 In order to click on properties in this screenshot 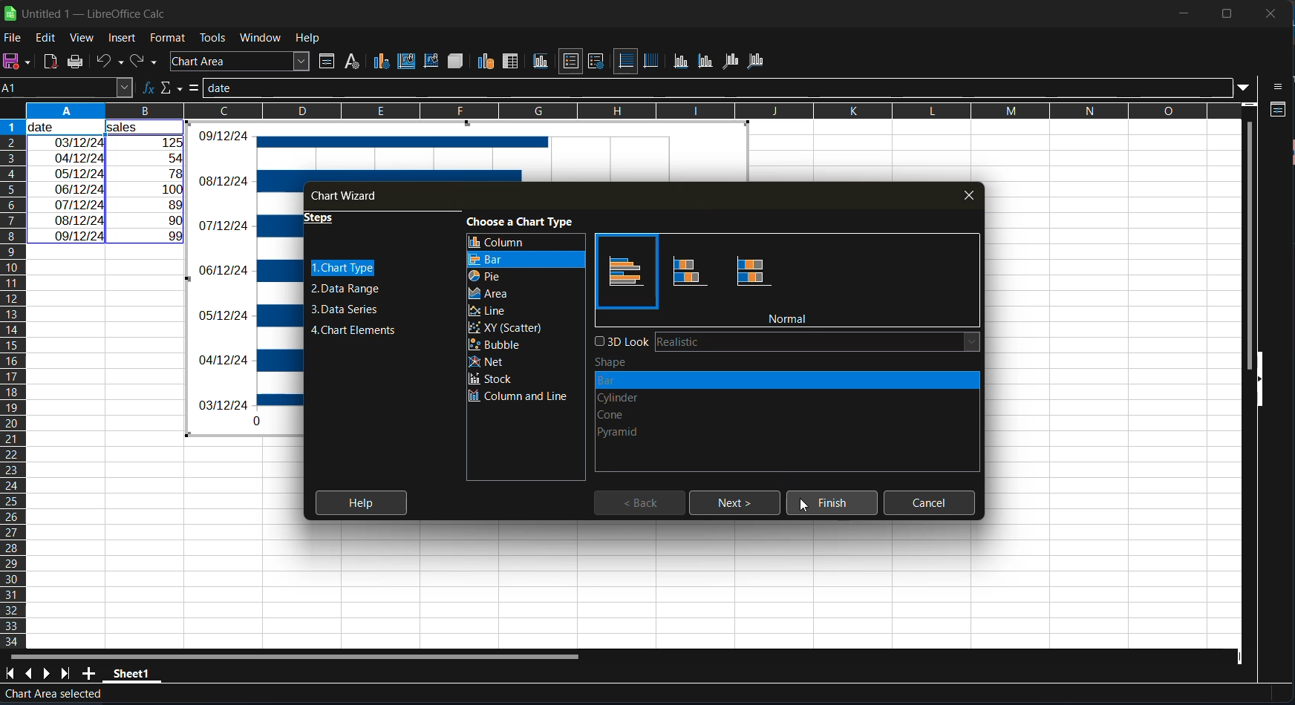, I will do `click(1277, 112)`.